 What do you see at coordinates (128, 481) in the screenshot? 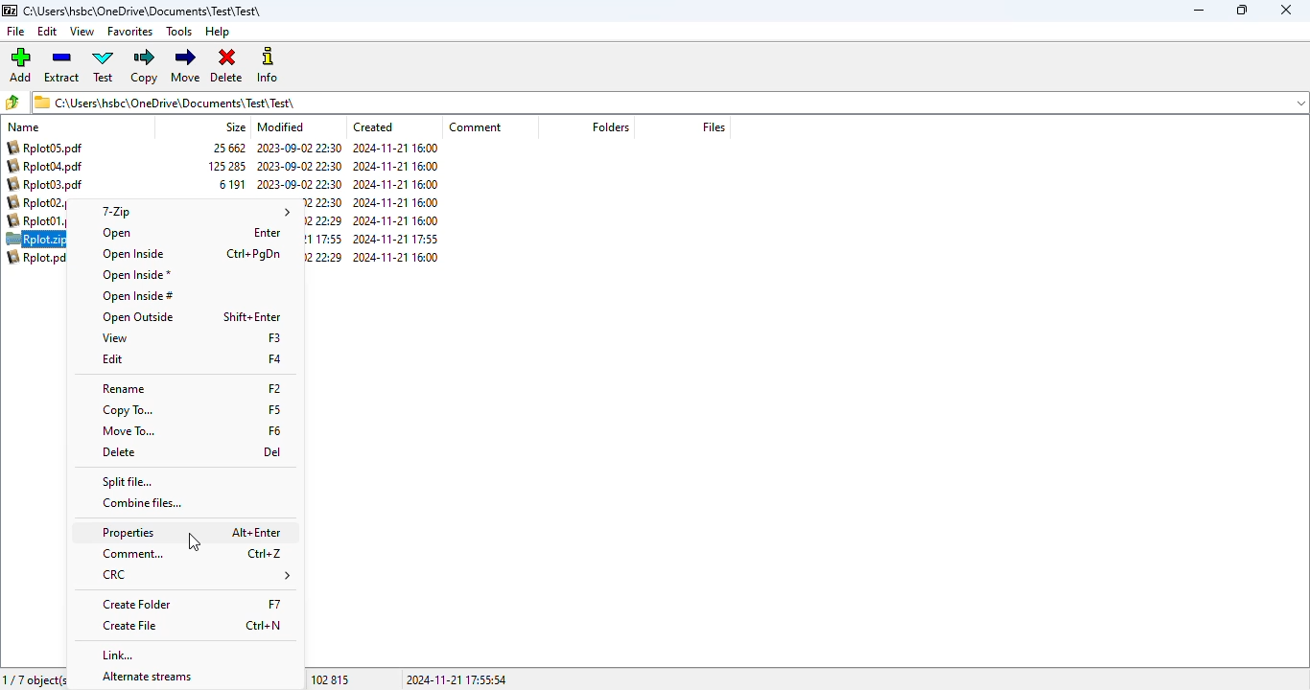
I see `split file` at bounding box center [128, 481].